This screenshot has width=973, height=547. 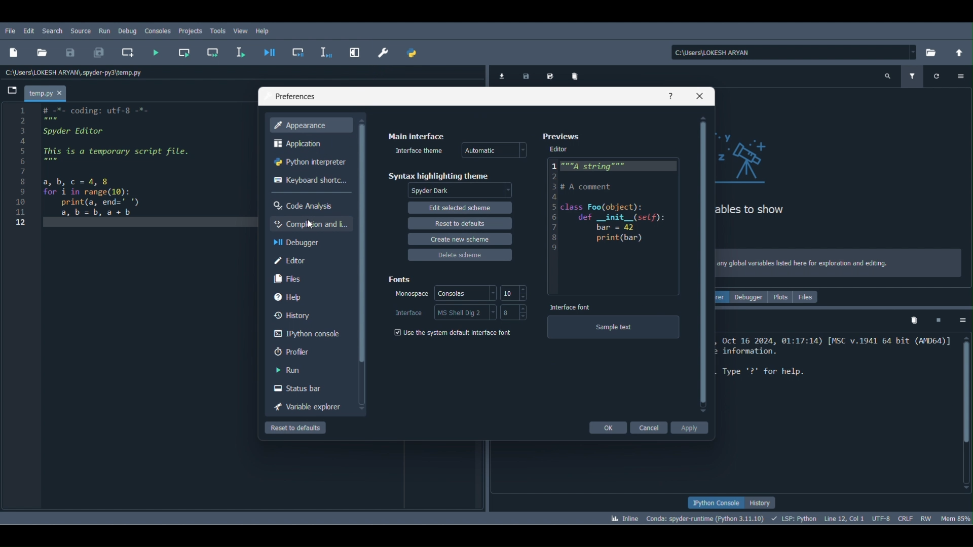 I want to click on Reset to defaults, so click(x=460, y=223).